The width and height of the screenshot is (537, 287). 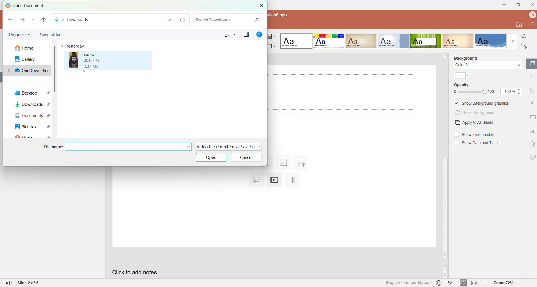 I want to click on Horizontal scrollbar, so click(x=445, y=156).